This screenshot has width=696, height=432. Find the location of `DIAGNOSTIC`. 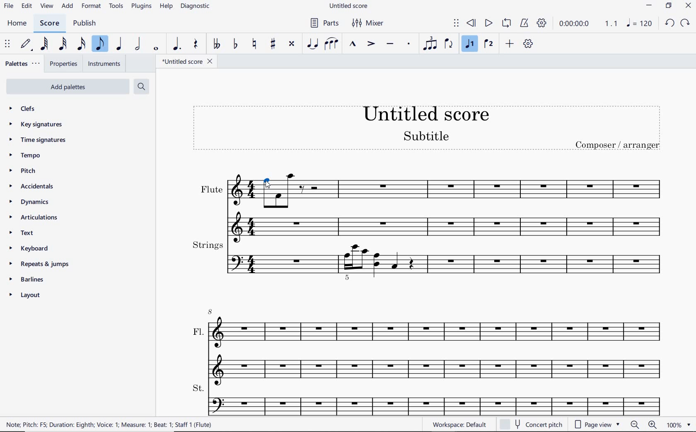

DIAGNOSTIC is located at coordinates (197, 7).